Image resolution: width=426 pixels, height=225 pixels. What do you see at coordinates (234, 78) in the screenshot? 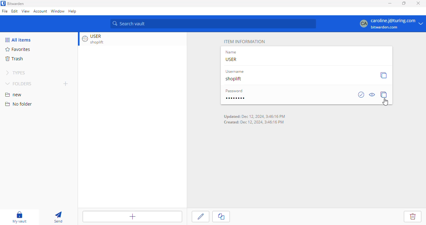
I see `shoplift` at bounding box center [234, 78].